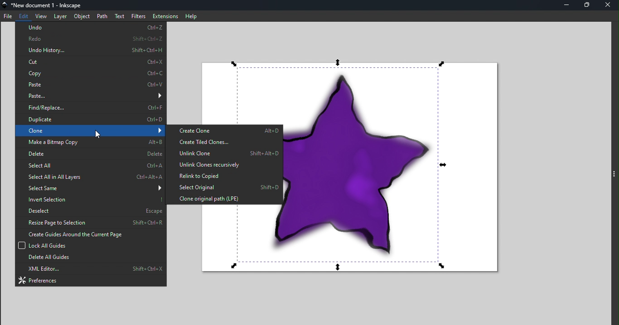 The width and height of the screenshot is (619, 325). What do you see at coordinates (92, 27) in the screenshot?
I see `undo` at bounding box center [92, 27].